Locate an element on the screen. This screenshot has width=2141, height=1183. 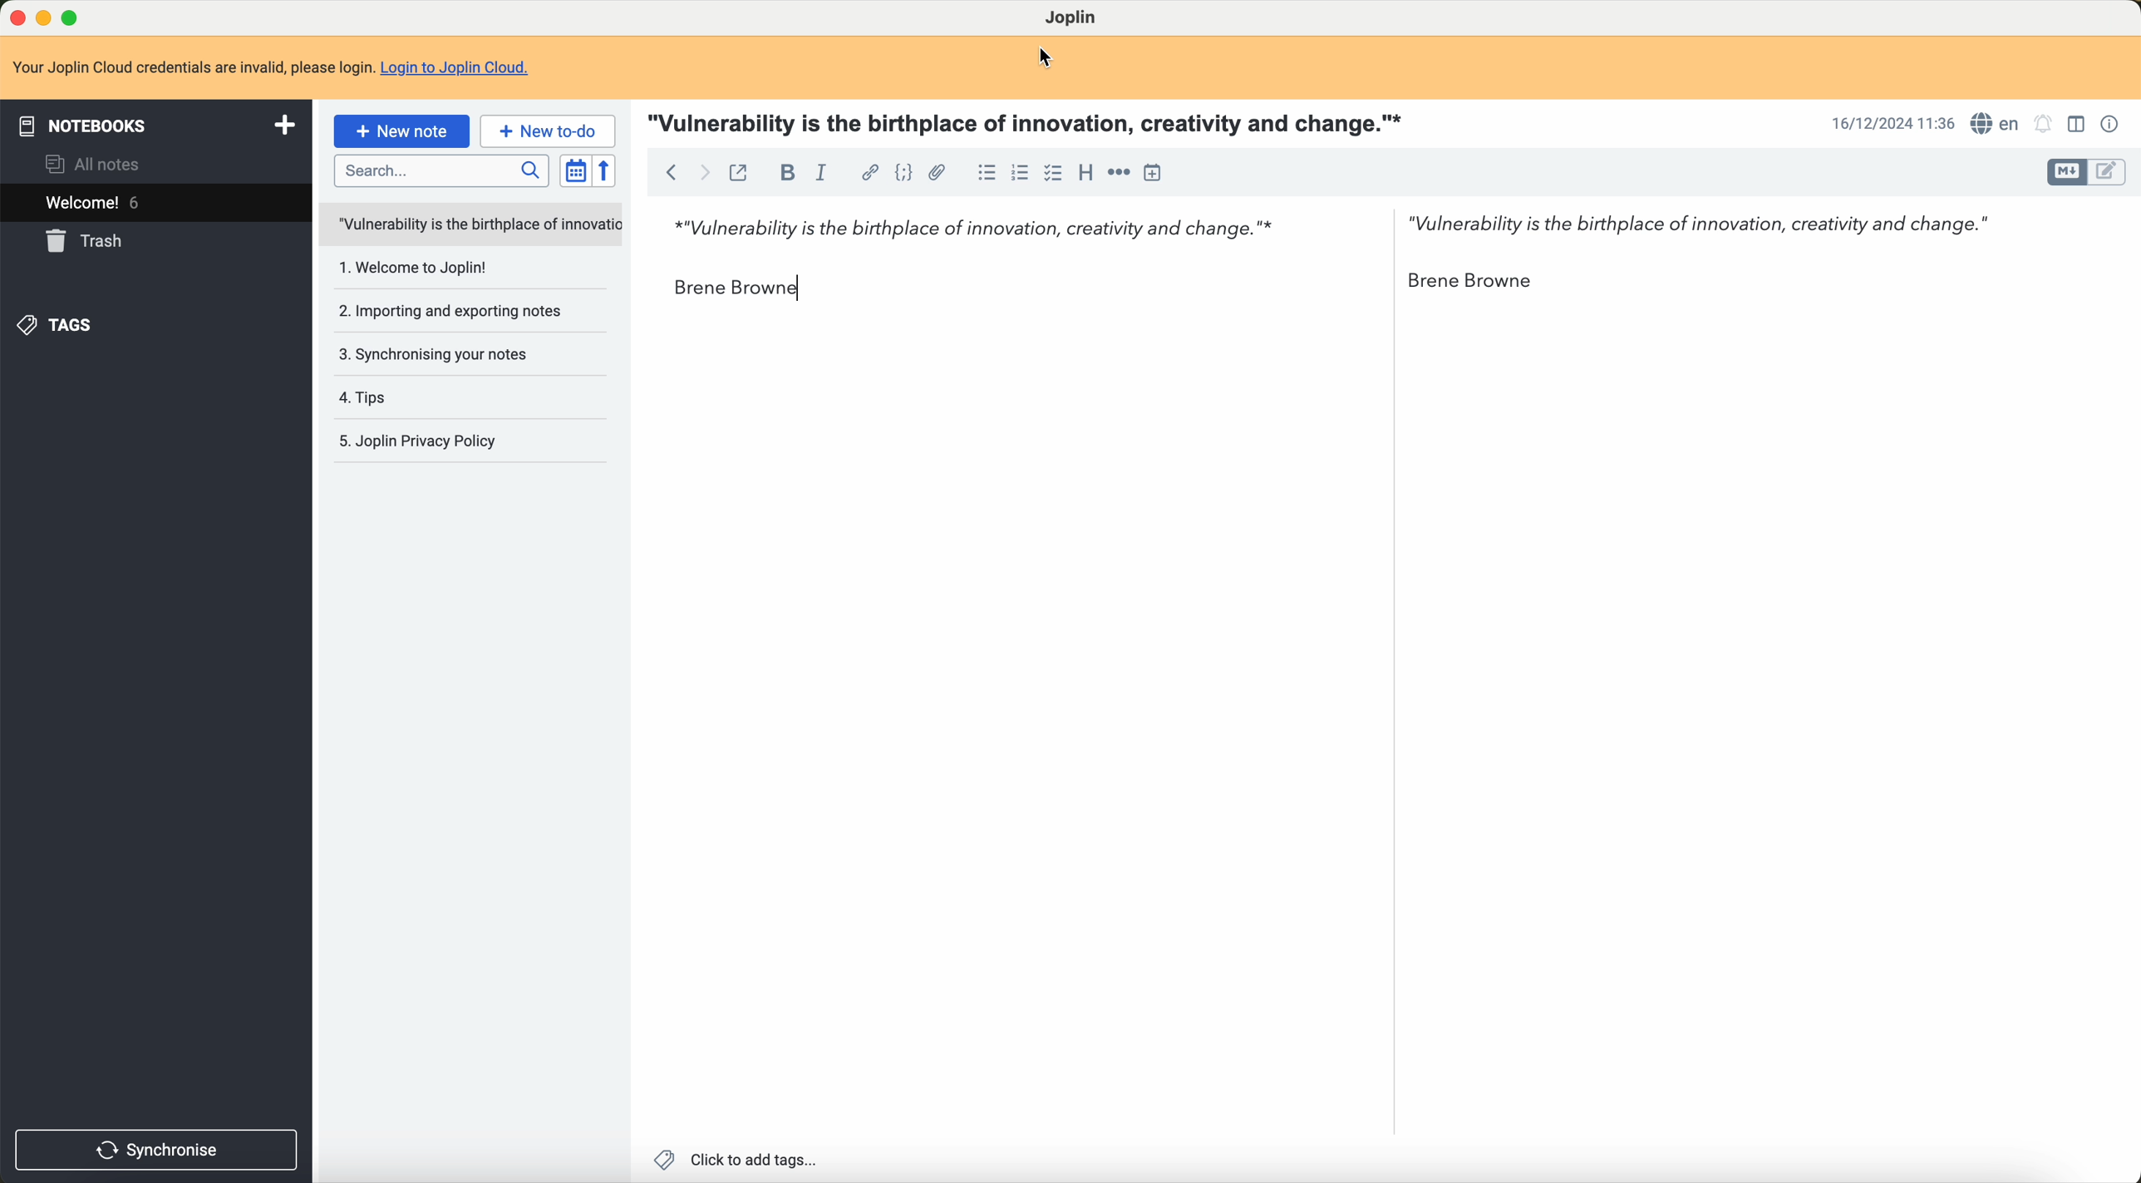
Login to Joplin Cloud. is located at coordinates (465, 68).